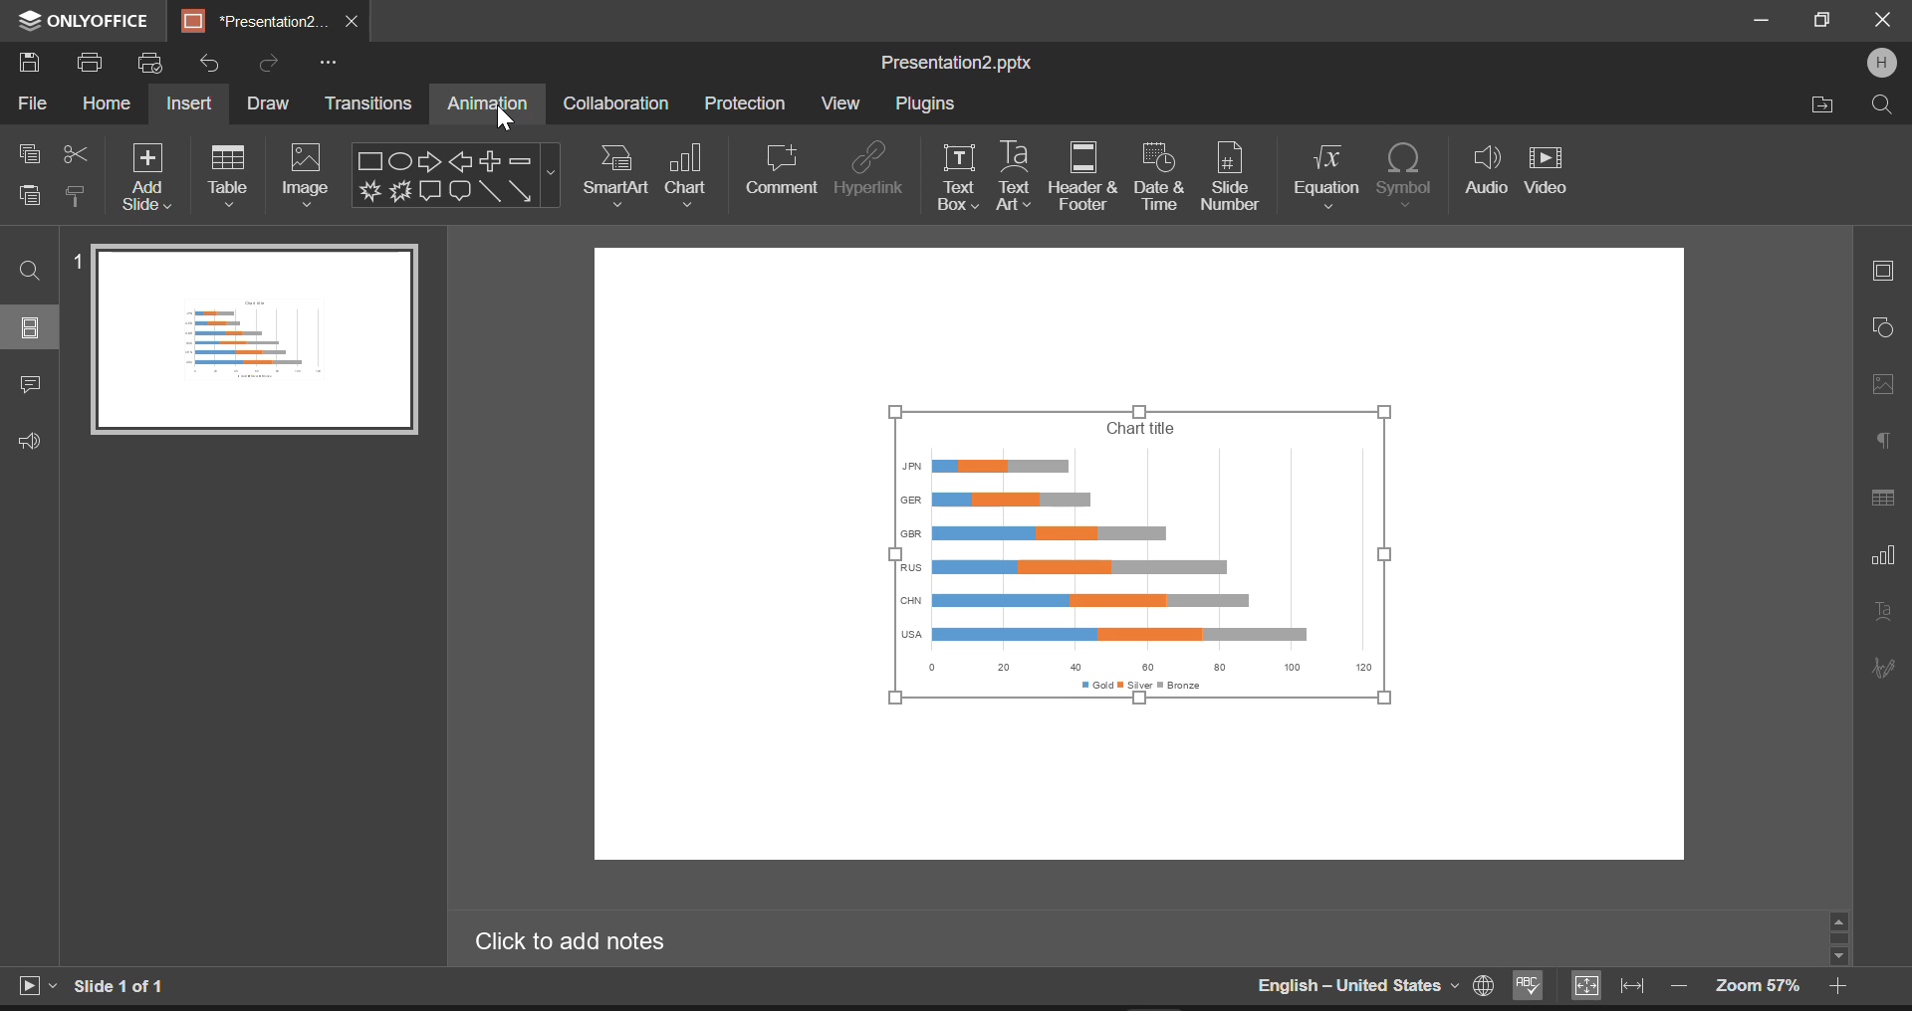  Describe the element at coordinates (124, 986) in the screenshot. I see `Slide 1 of 1` at that location.